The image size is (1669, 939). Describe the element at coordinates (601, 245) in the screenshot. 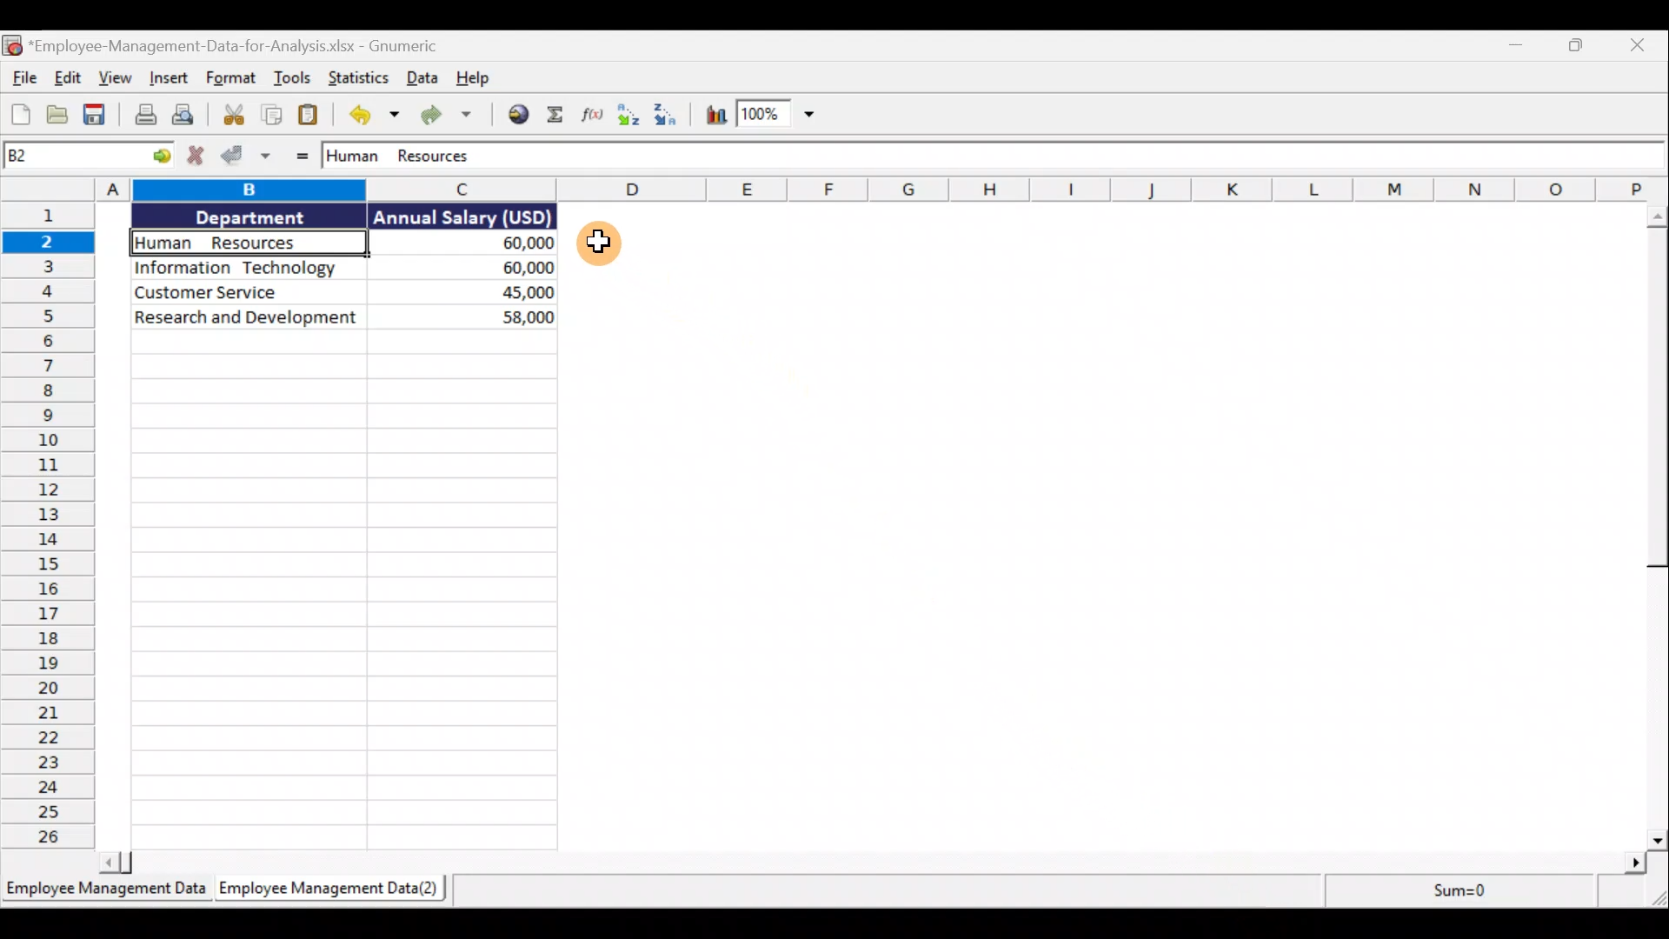

I see `cursor` at that location.